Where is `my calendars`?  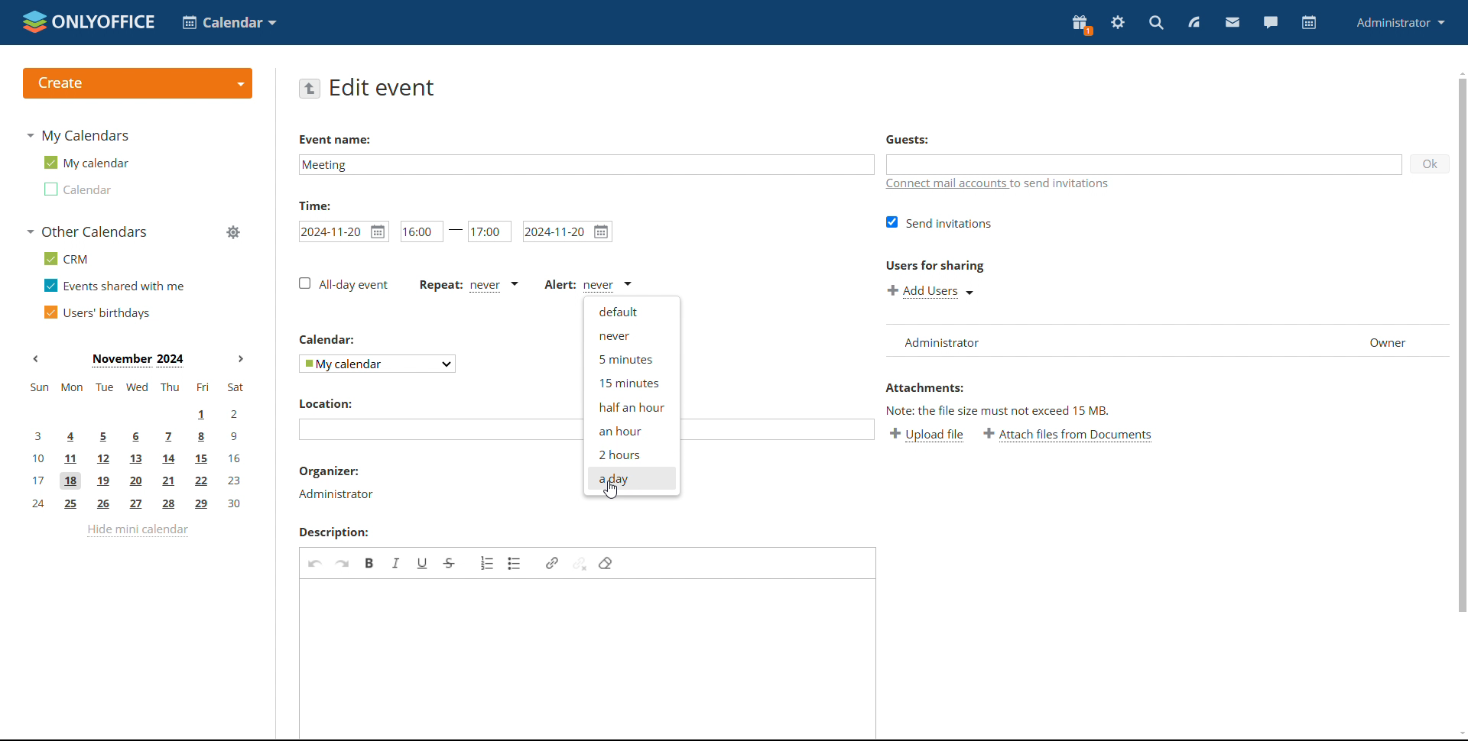 my calendars is located at coordinates (77, 135).